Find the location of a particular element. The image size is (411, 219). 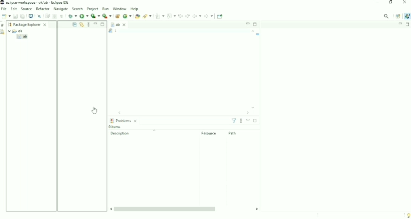

Edit is located at coordinates (14, 9).